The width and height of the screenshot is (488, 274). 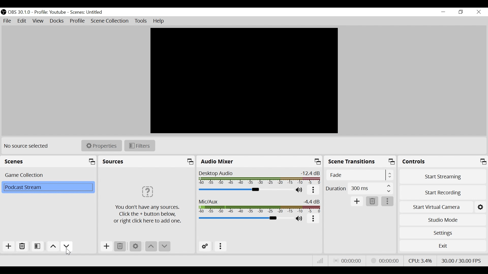 I want to click on Add, so click(x=357, y=201).